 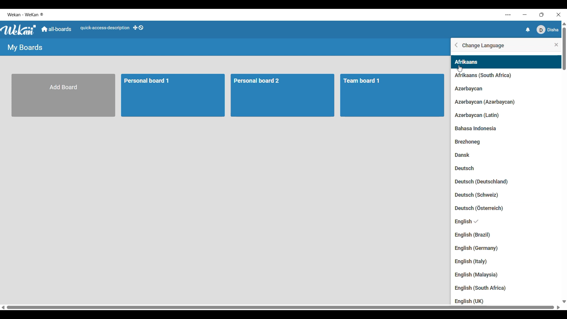 What do you see at coordinates (393, 96) in the screenshot?
I see `team board 1` at bounding box center [393, 96].